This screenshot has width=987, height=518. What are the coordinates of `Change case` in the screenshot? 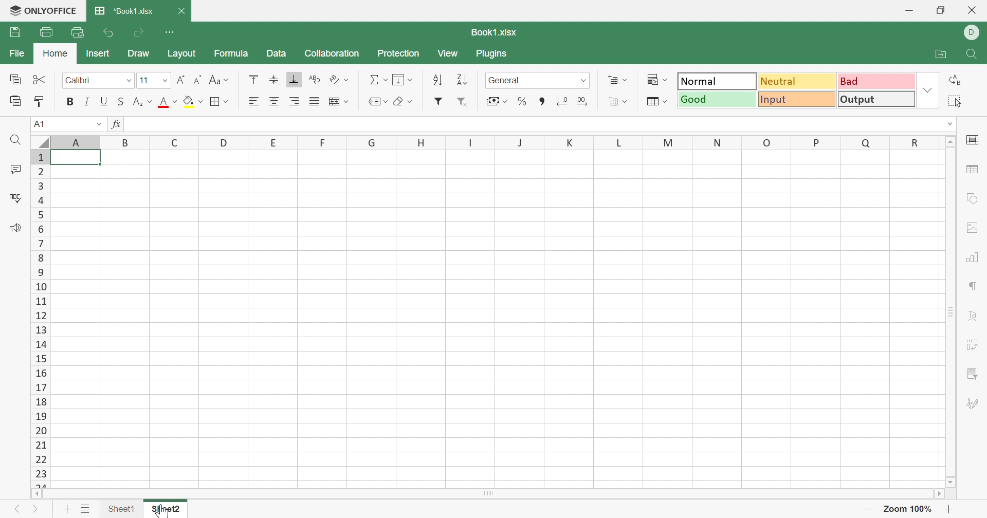 It's located at (213, 80).